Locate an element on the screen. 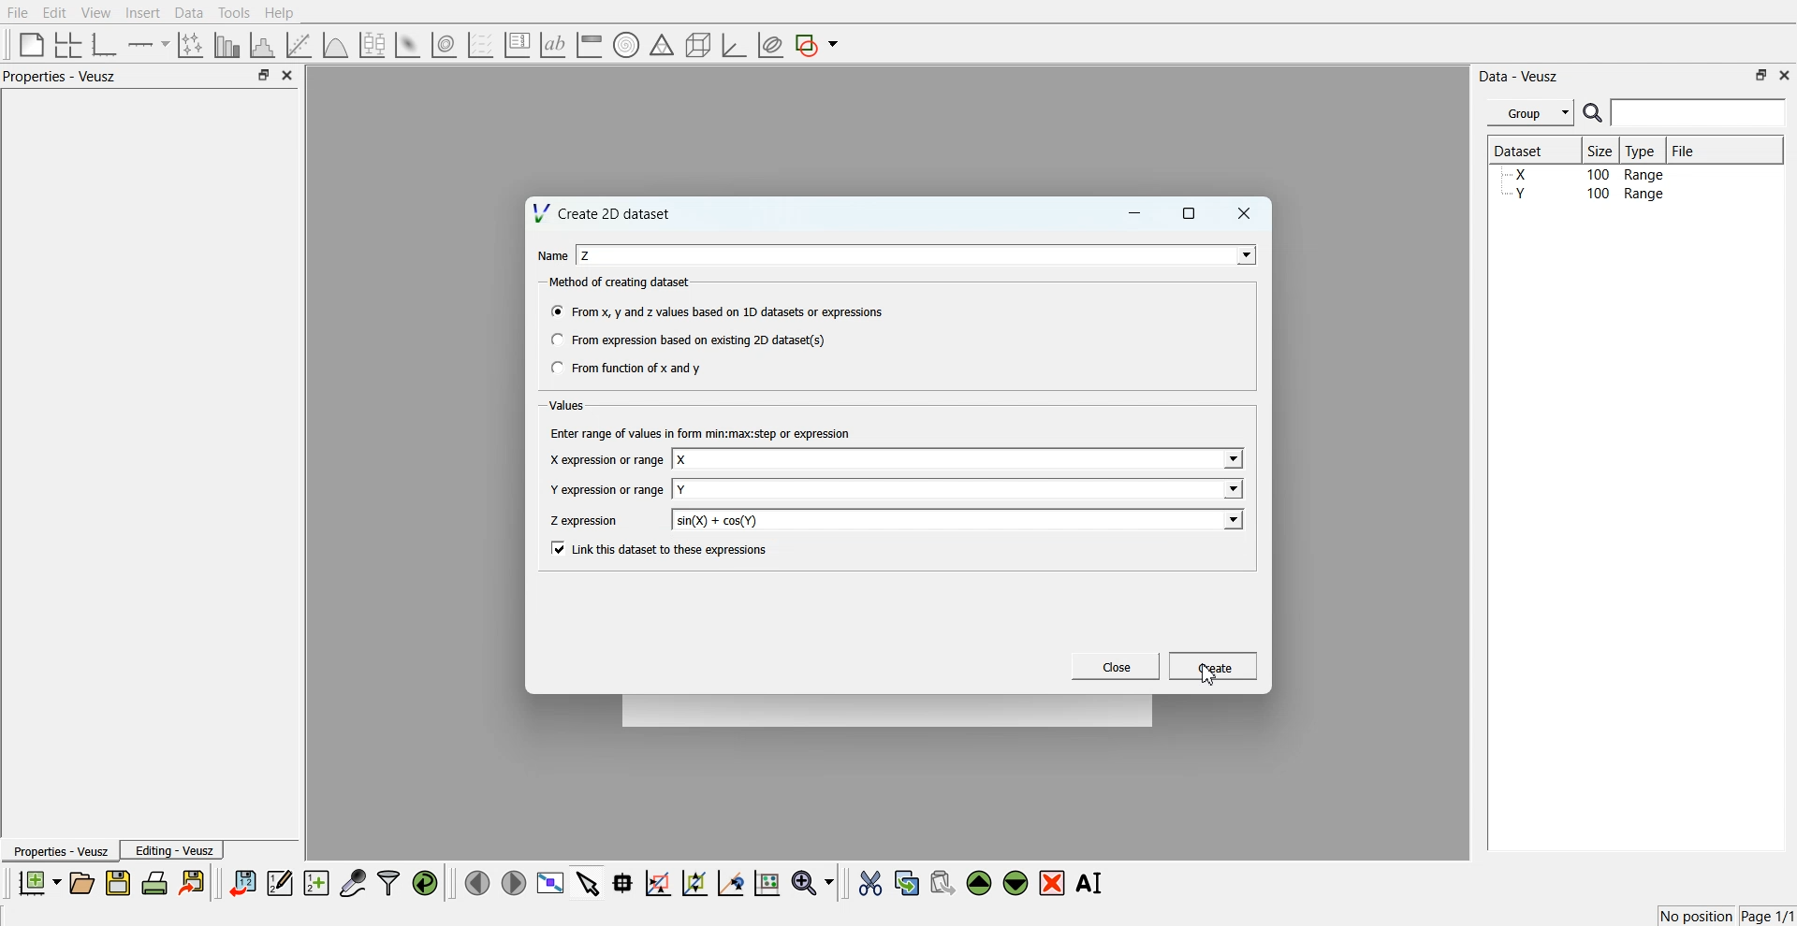 This screenshot has height=926, width=1797. Plot box plots is located at coordinates (373, 45).